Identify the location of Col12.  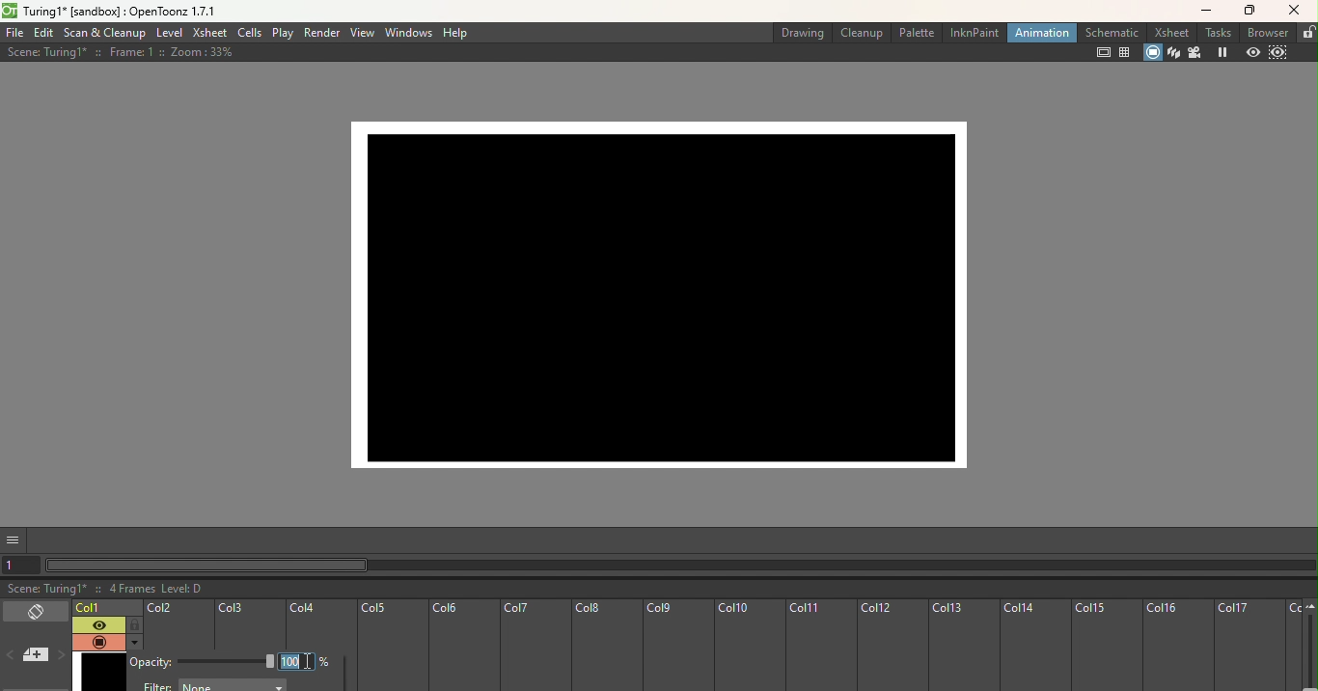
(892, 646).